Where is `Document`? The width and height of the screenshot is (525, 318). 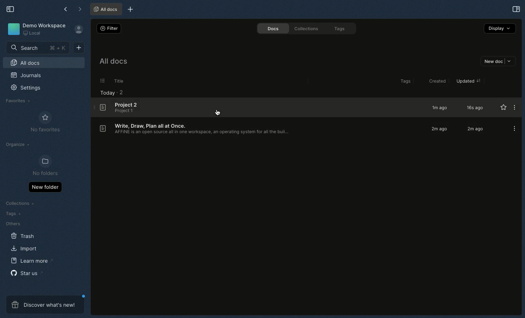 Document is located at coordinates (100, 129).